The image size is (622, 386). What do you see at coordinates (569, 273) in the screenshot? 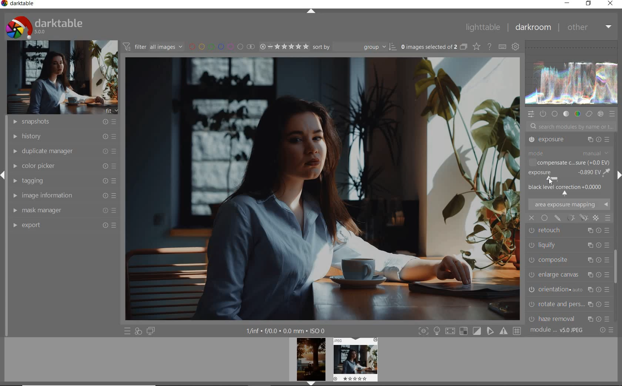
I see `HAZE REMOVAL` at bounding box center [569, 273].